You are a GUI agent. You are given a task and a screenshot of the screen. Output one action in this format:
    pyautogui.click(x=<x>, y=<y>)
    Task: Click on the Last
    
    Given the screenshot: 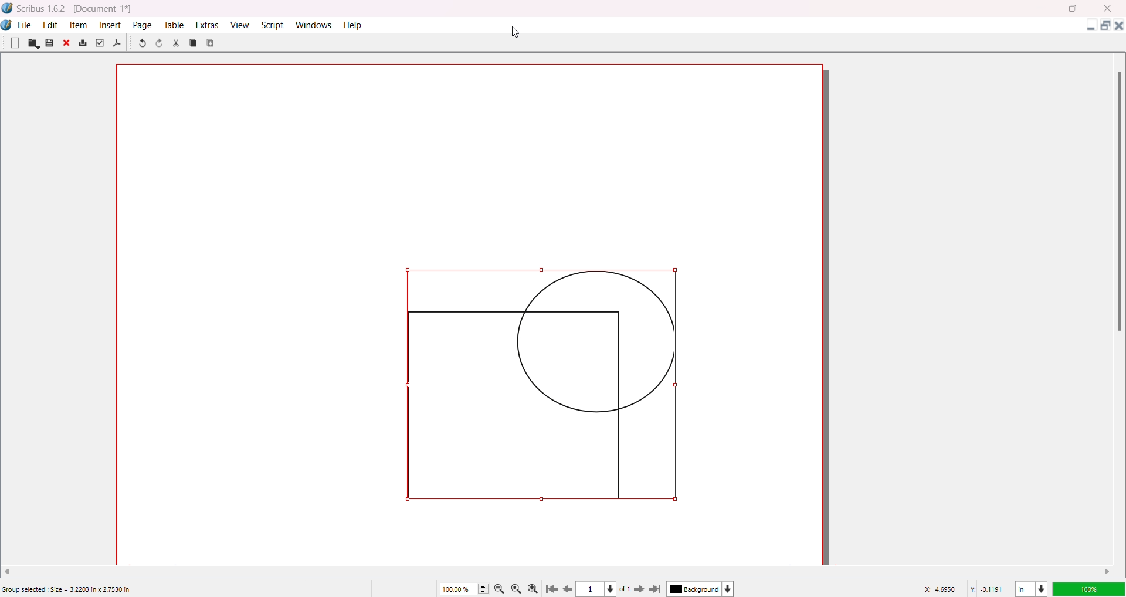 What is the action you would take?
    pyautogui.click(x=656, y=588)
    